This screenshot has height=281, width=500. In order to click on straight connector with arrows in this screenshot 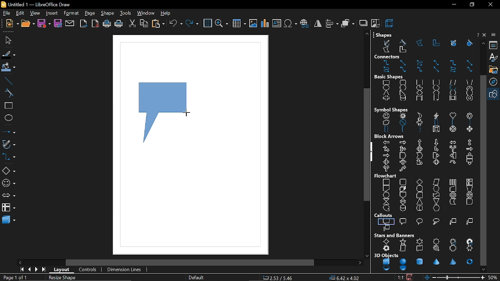, I will do `click(437, 70)`.